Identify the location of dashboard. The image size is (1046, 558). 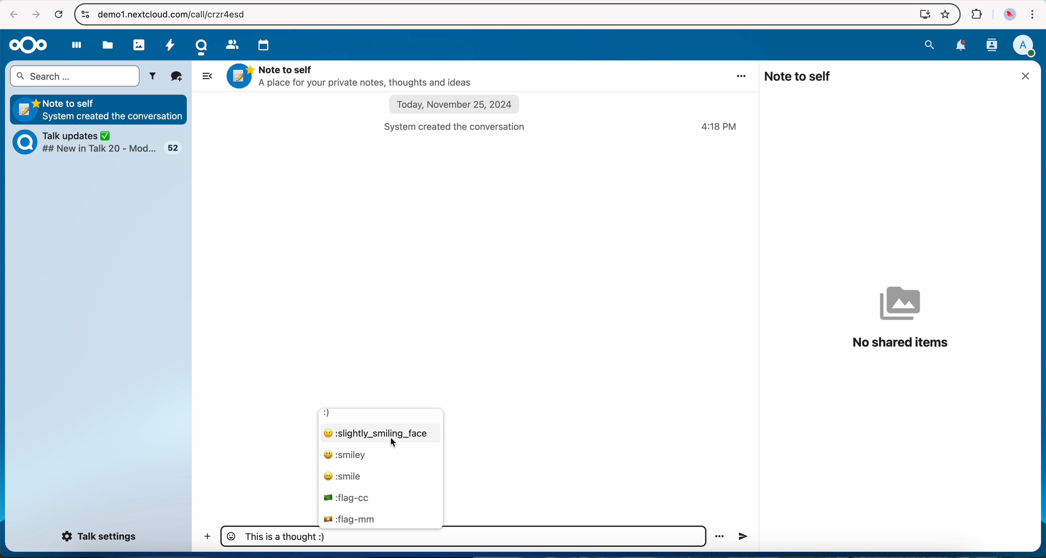
(73, 48).